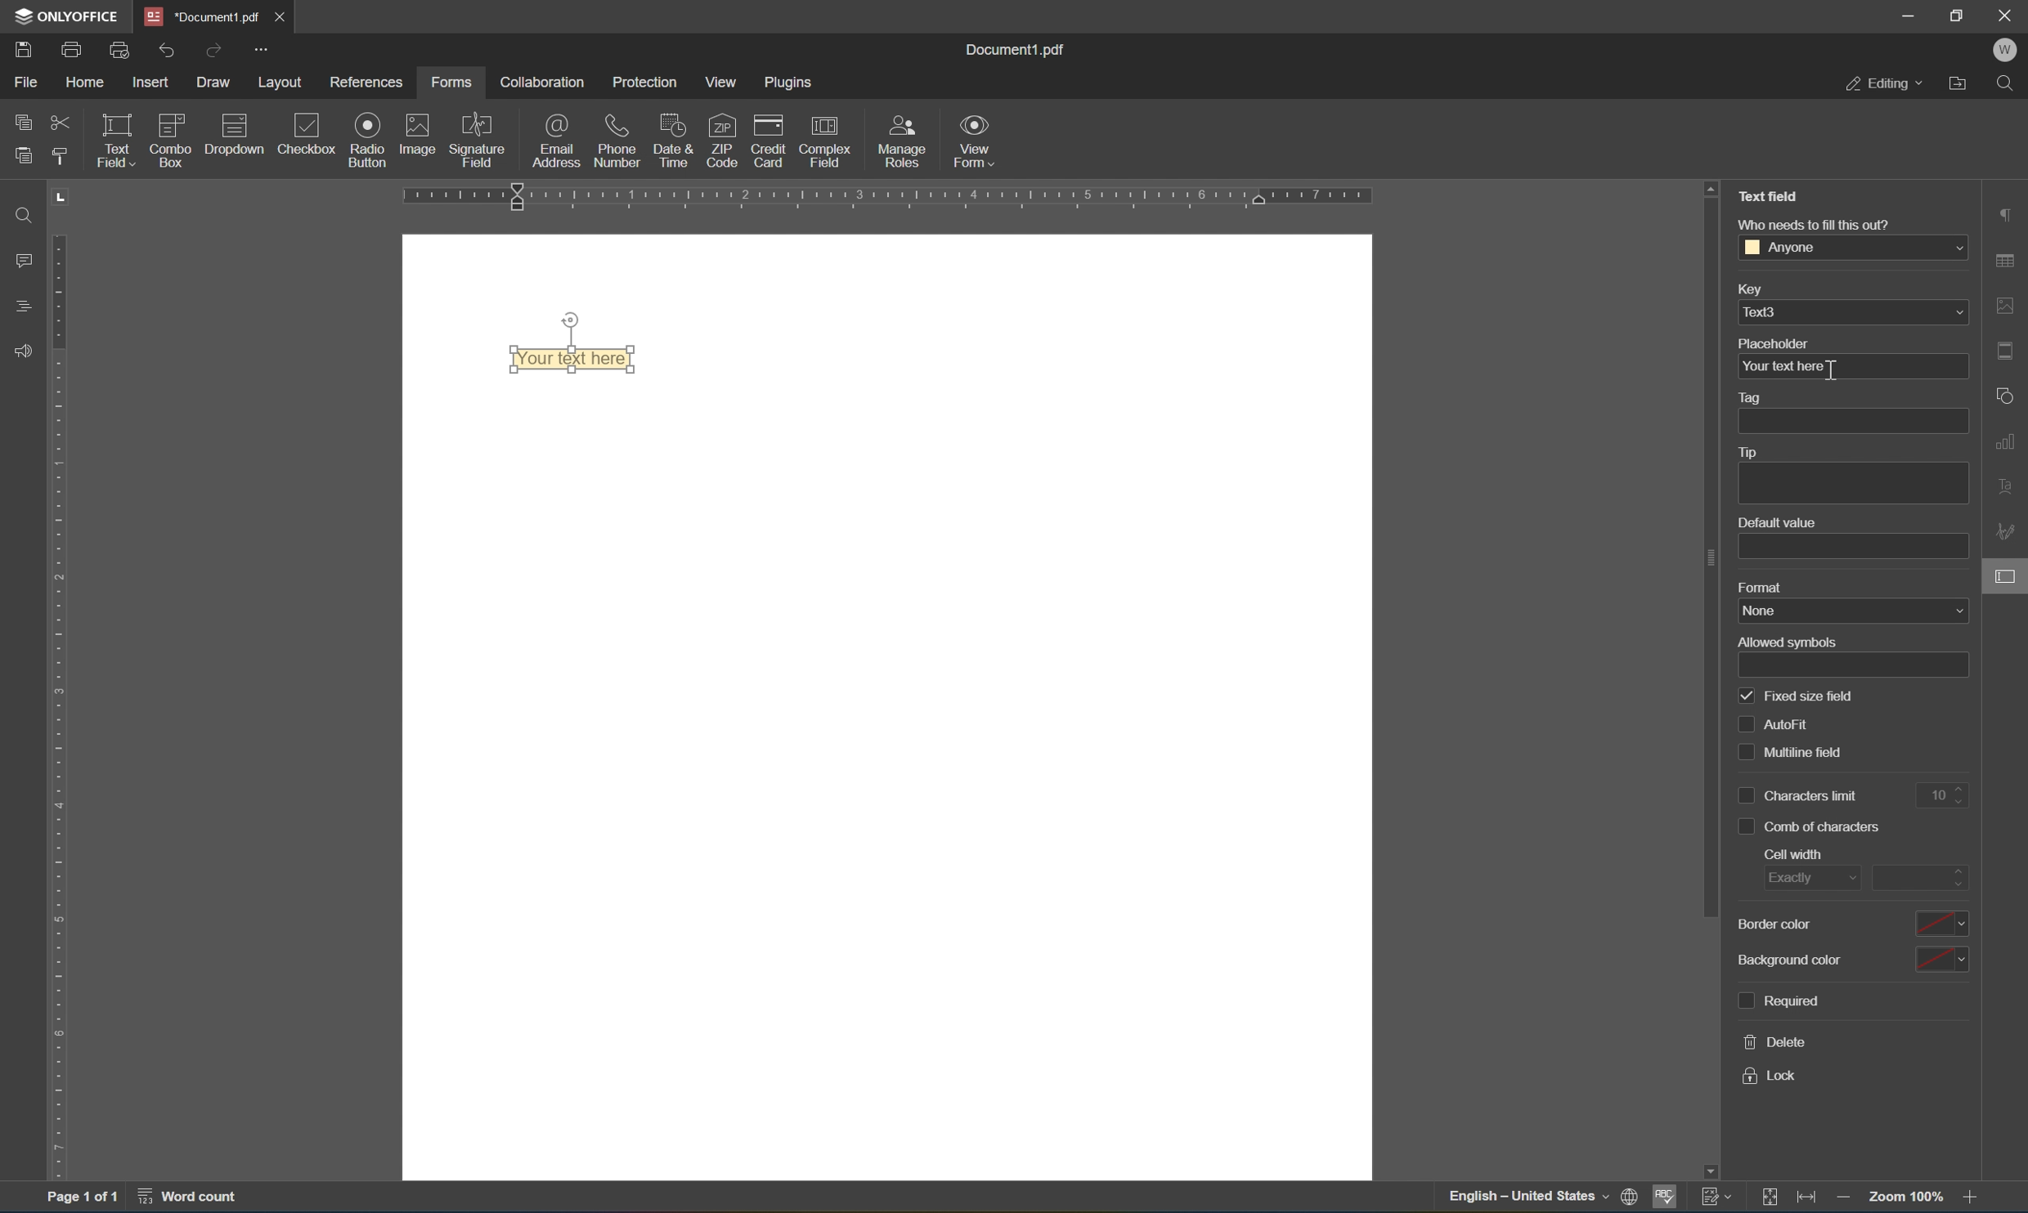 This screenshot has height=1213, width=2028. What do you see at coordinates (25, 119) in the screenshot?
I see `copy` at bounding box center [25, 119].